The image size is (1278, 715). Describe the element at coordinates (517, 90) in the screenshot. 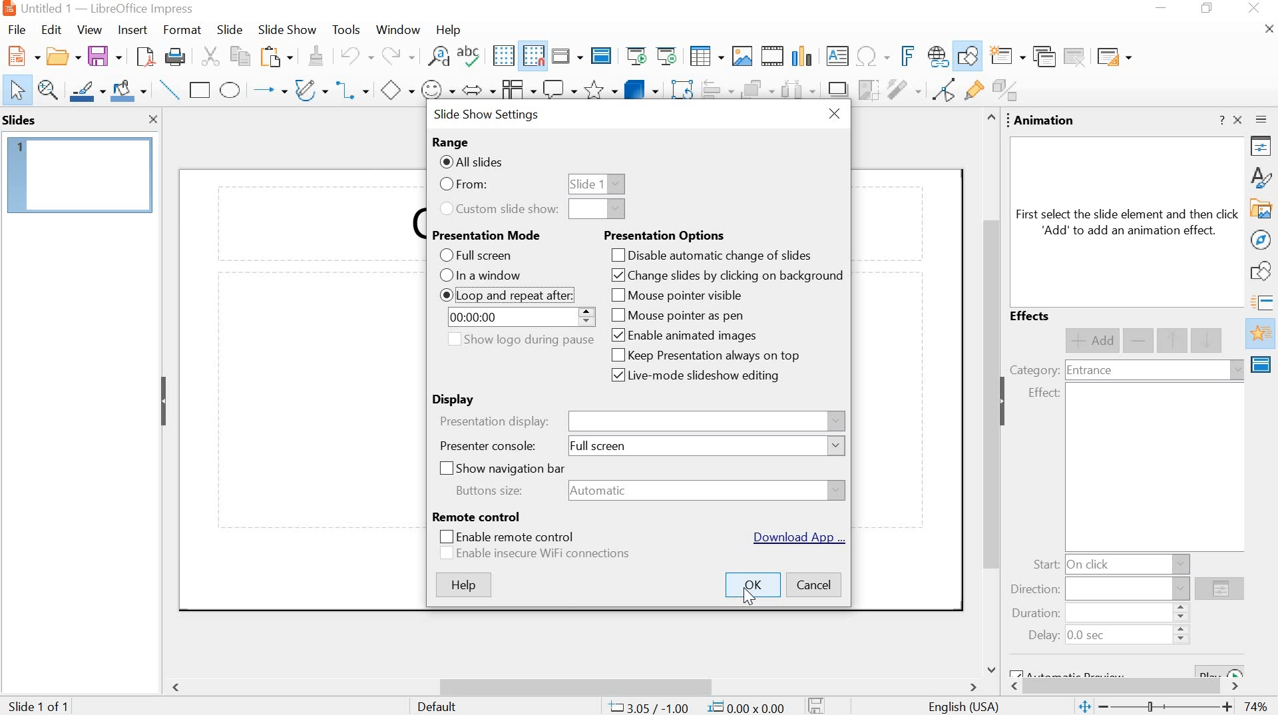

I see `flowchart` at that location.